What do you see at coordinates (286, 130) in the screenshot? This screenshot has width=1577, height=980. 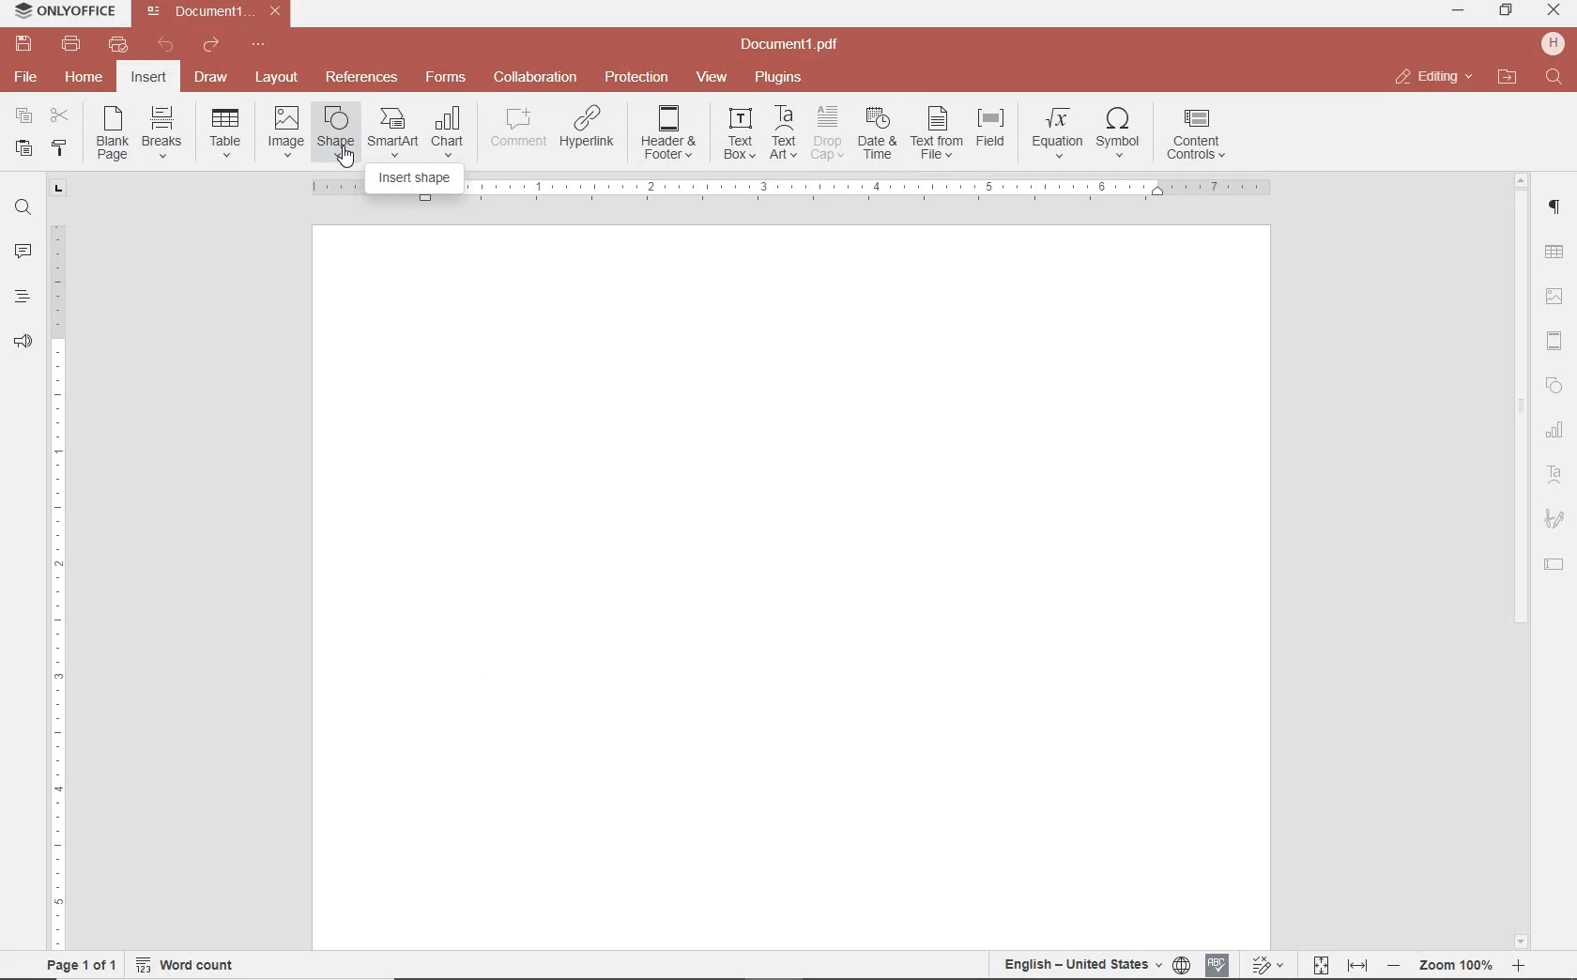 I see `INSERT IMAGES` at bounding box center [286, 130].